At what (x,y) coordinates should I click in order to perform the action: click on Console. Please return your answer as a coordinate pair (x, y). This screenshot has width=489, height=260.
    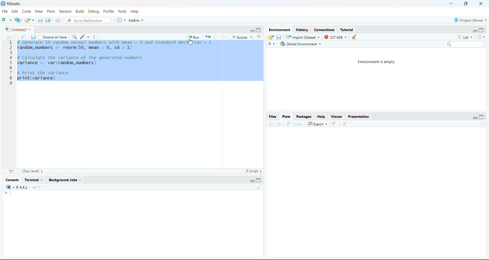
    Looking at the image, I should click on (12, 180).